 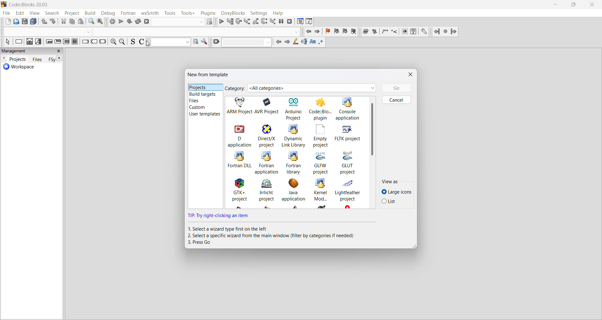 What do you see at coordinates (289, 43) in the screenshot?
I see `next` at bounding box center [289, 43].